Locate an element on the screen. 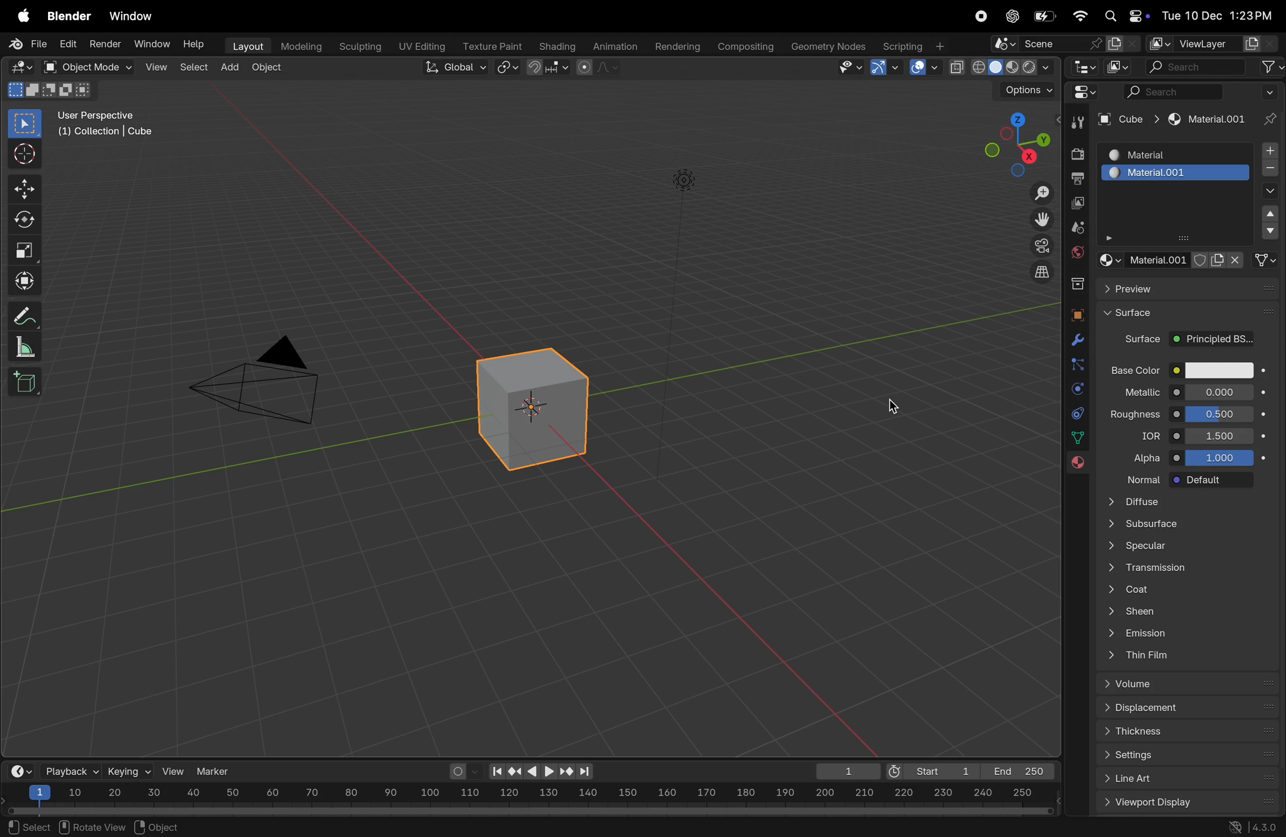 The image size is (1286, 837). light is located at coordinates (684, 178).